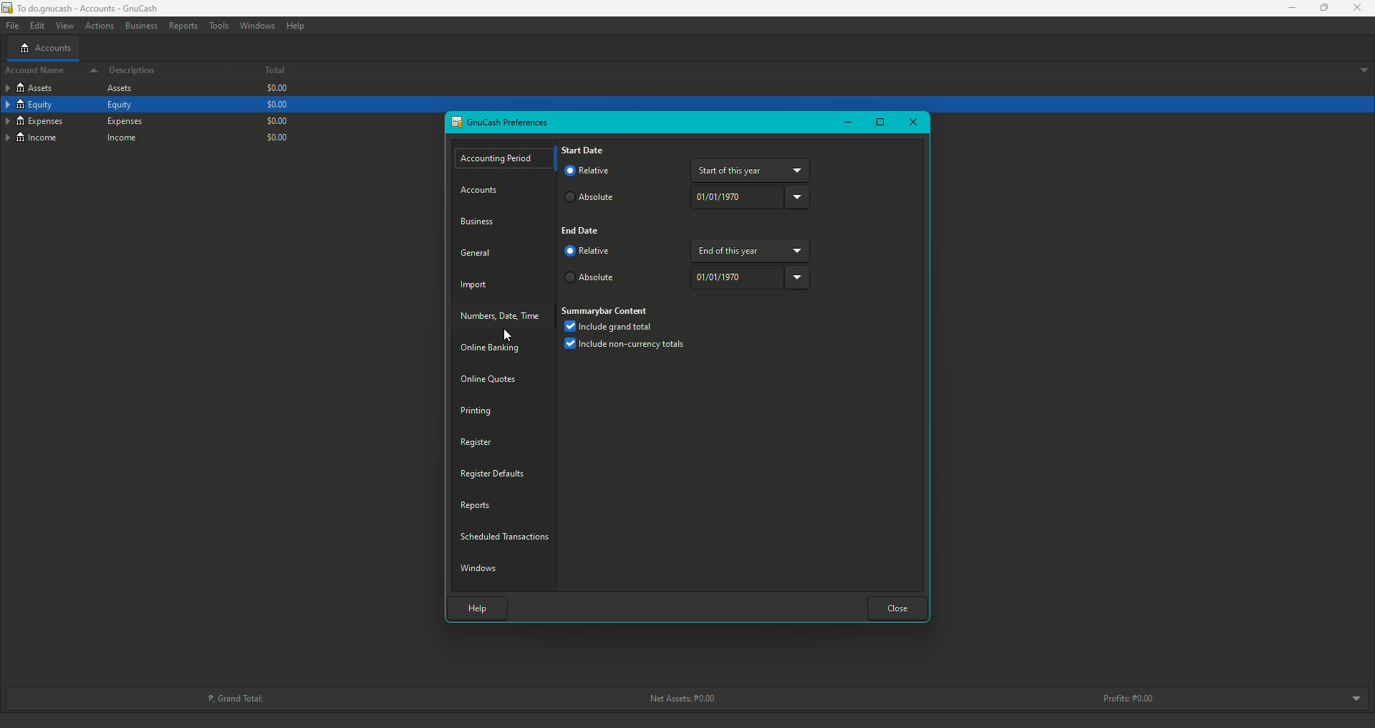 Image resolution: width=1375 pixels, height=728 pixels. What do you see at coordinates (582, 232) in the screenshot?
I see `End date` at bounding box center [582, 232].